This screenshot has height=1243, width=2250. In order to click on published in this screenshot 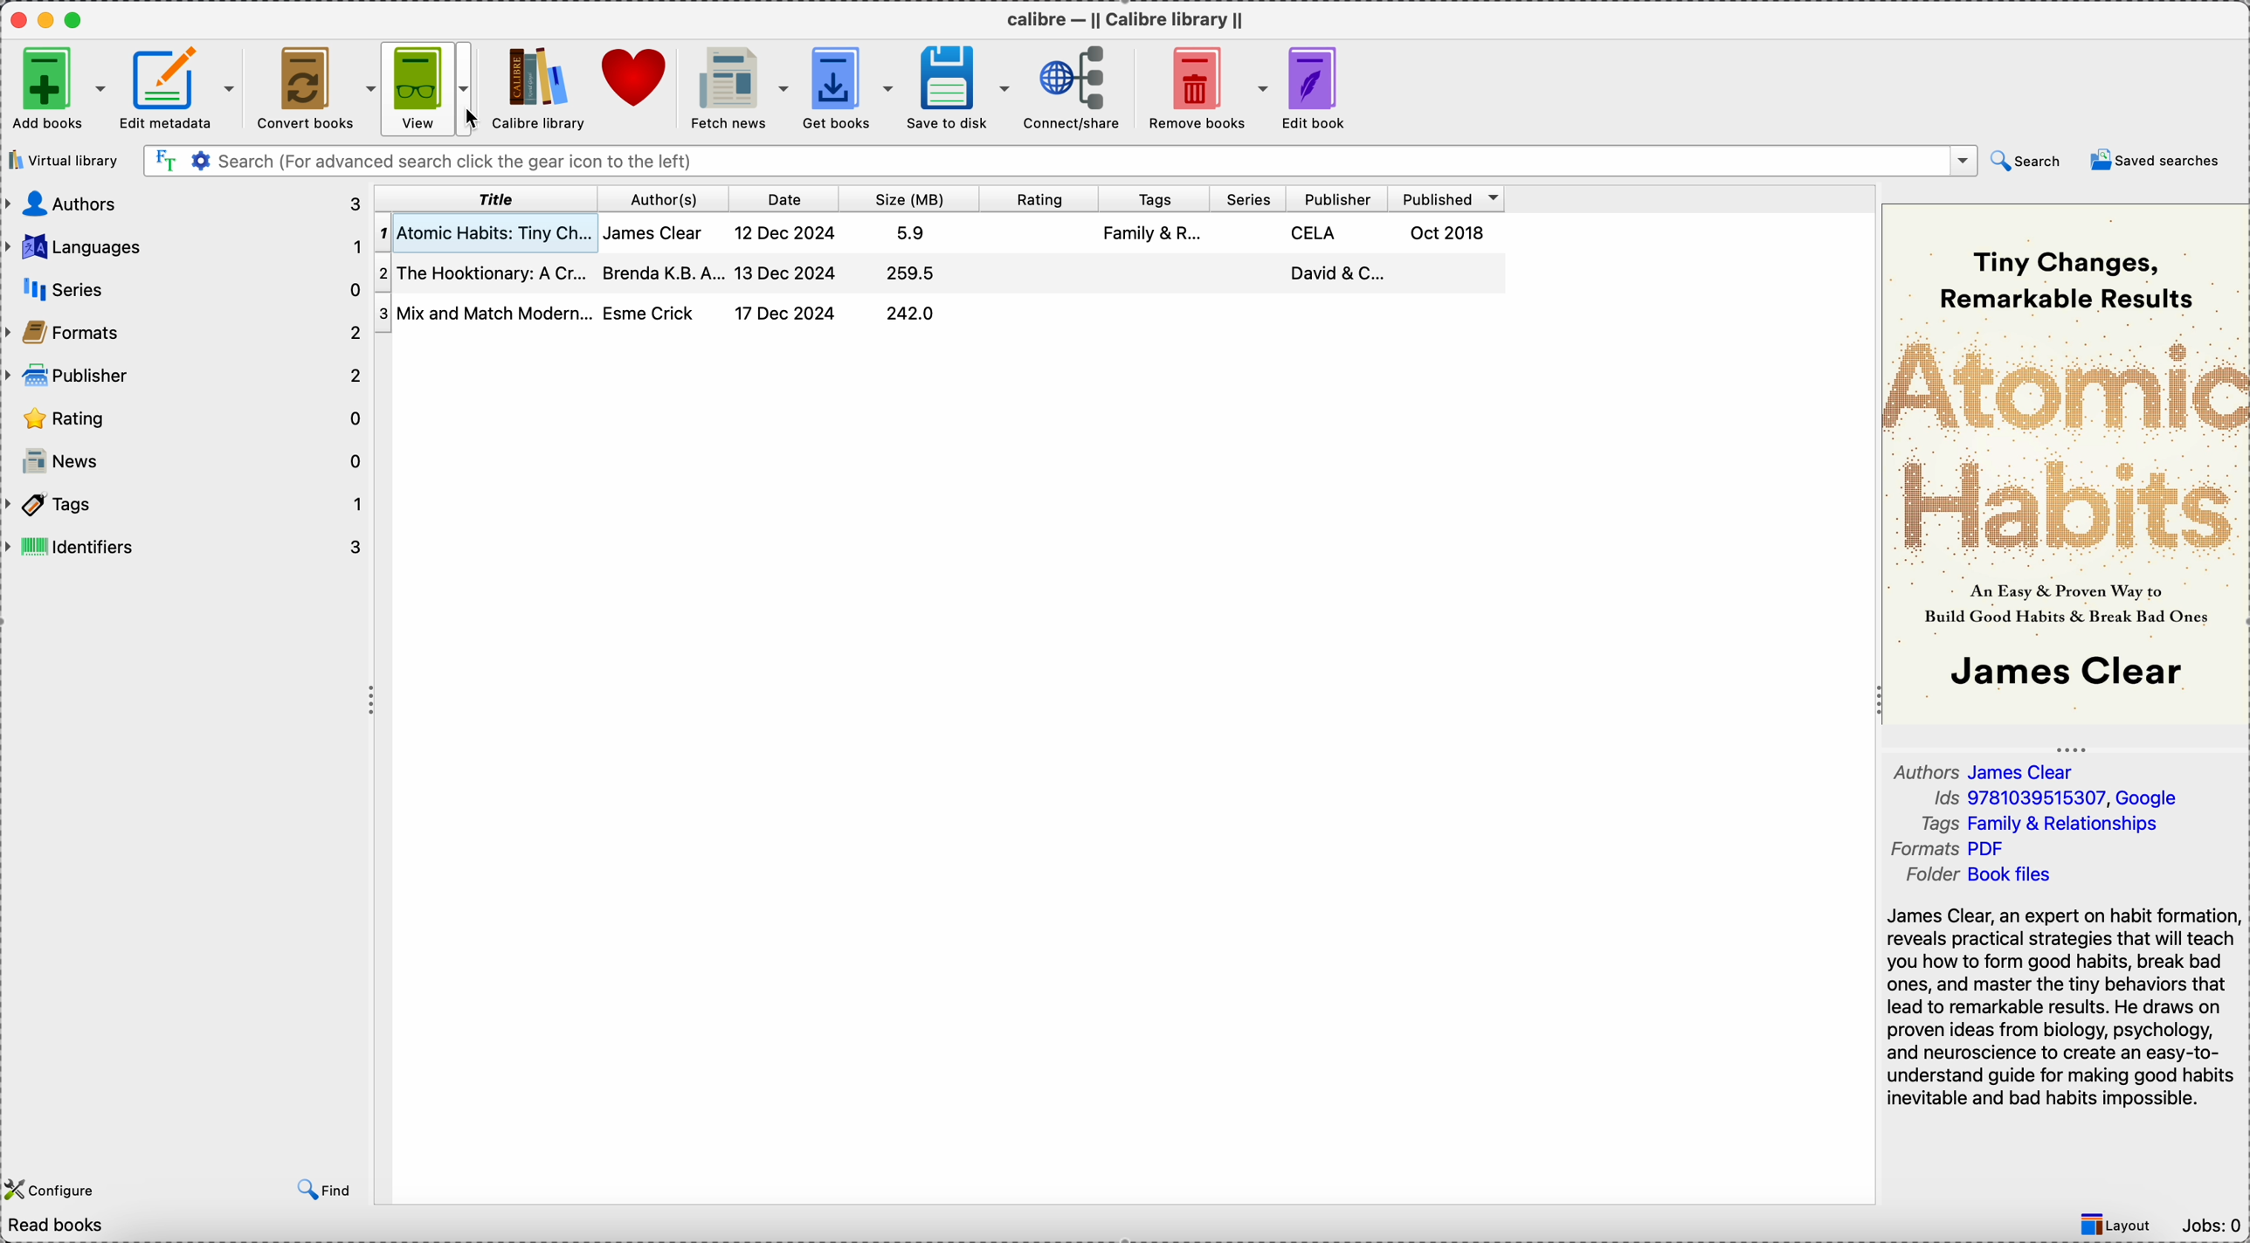, I will do `click(1448, 196)`.